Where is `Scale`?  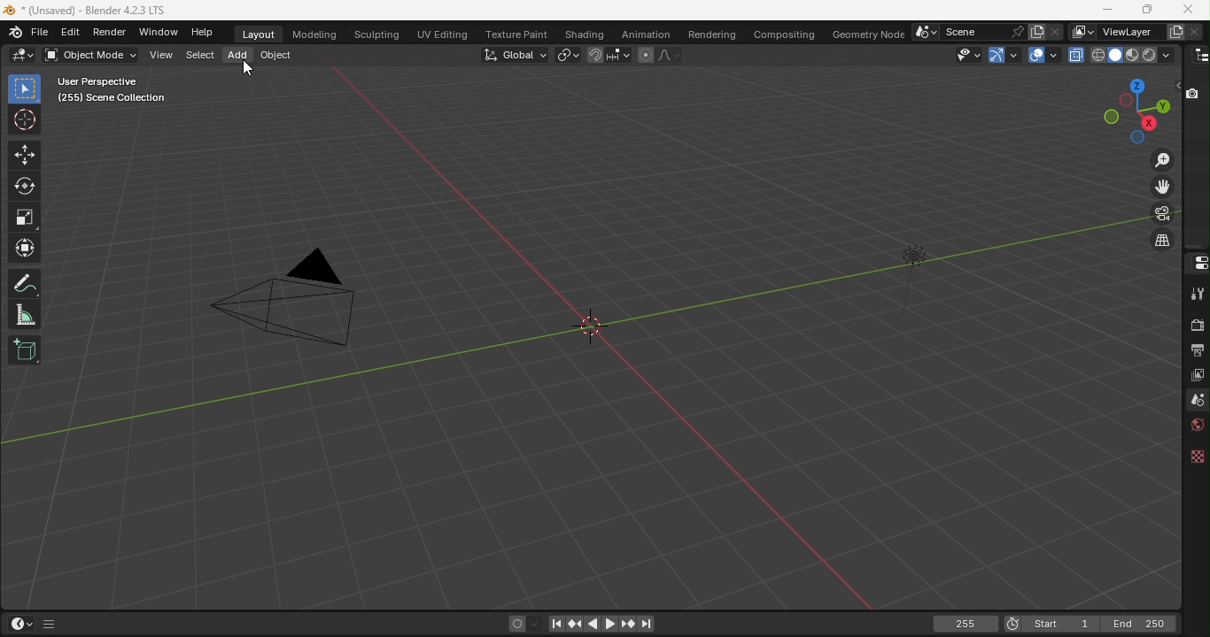 Scale is located at coordinates (27, 216).